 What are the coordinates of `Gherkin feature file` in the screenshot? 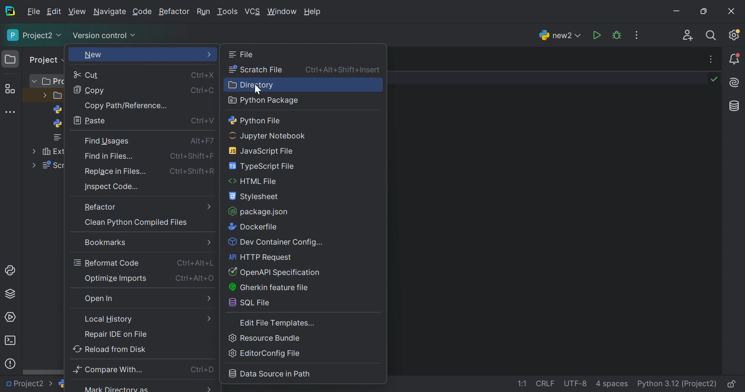 It's located at (270, 287).